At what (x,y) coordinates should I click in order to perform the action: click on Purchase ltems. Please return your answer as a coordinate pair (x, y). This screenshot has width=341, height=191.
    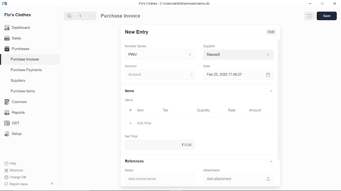
    Looking at the image, I should click on (22, 92).